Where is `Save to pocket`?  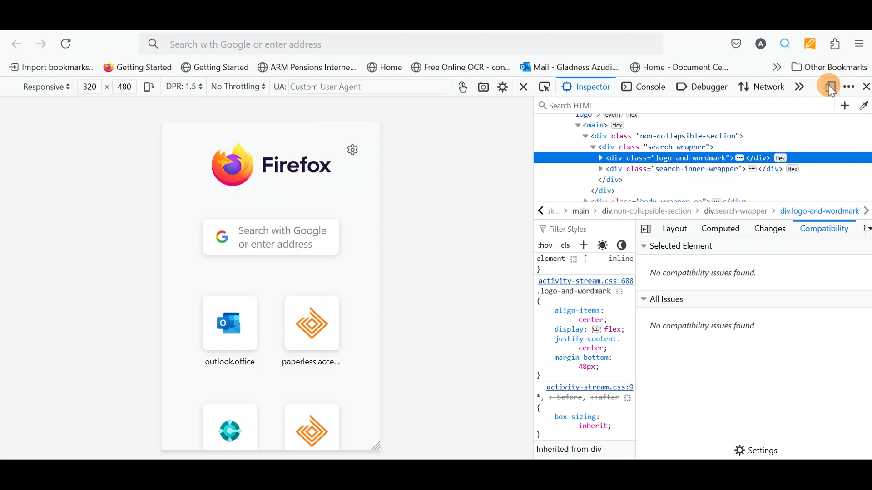
Save to pocket is located at coordinates (735, 39).